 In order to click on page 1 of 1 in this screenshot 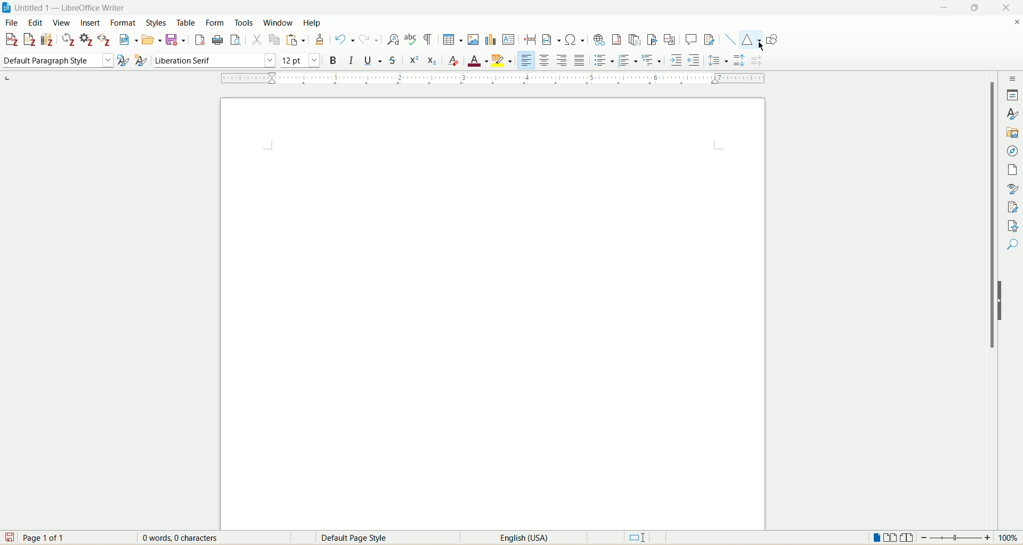, I will do `click(46, 537)`.